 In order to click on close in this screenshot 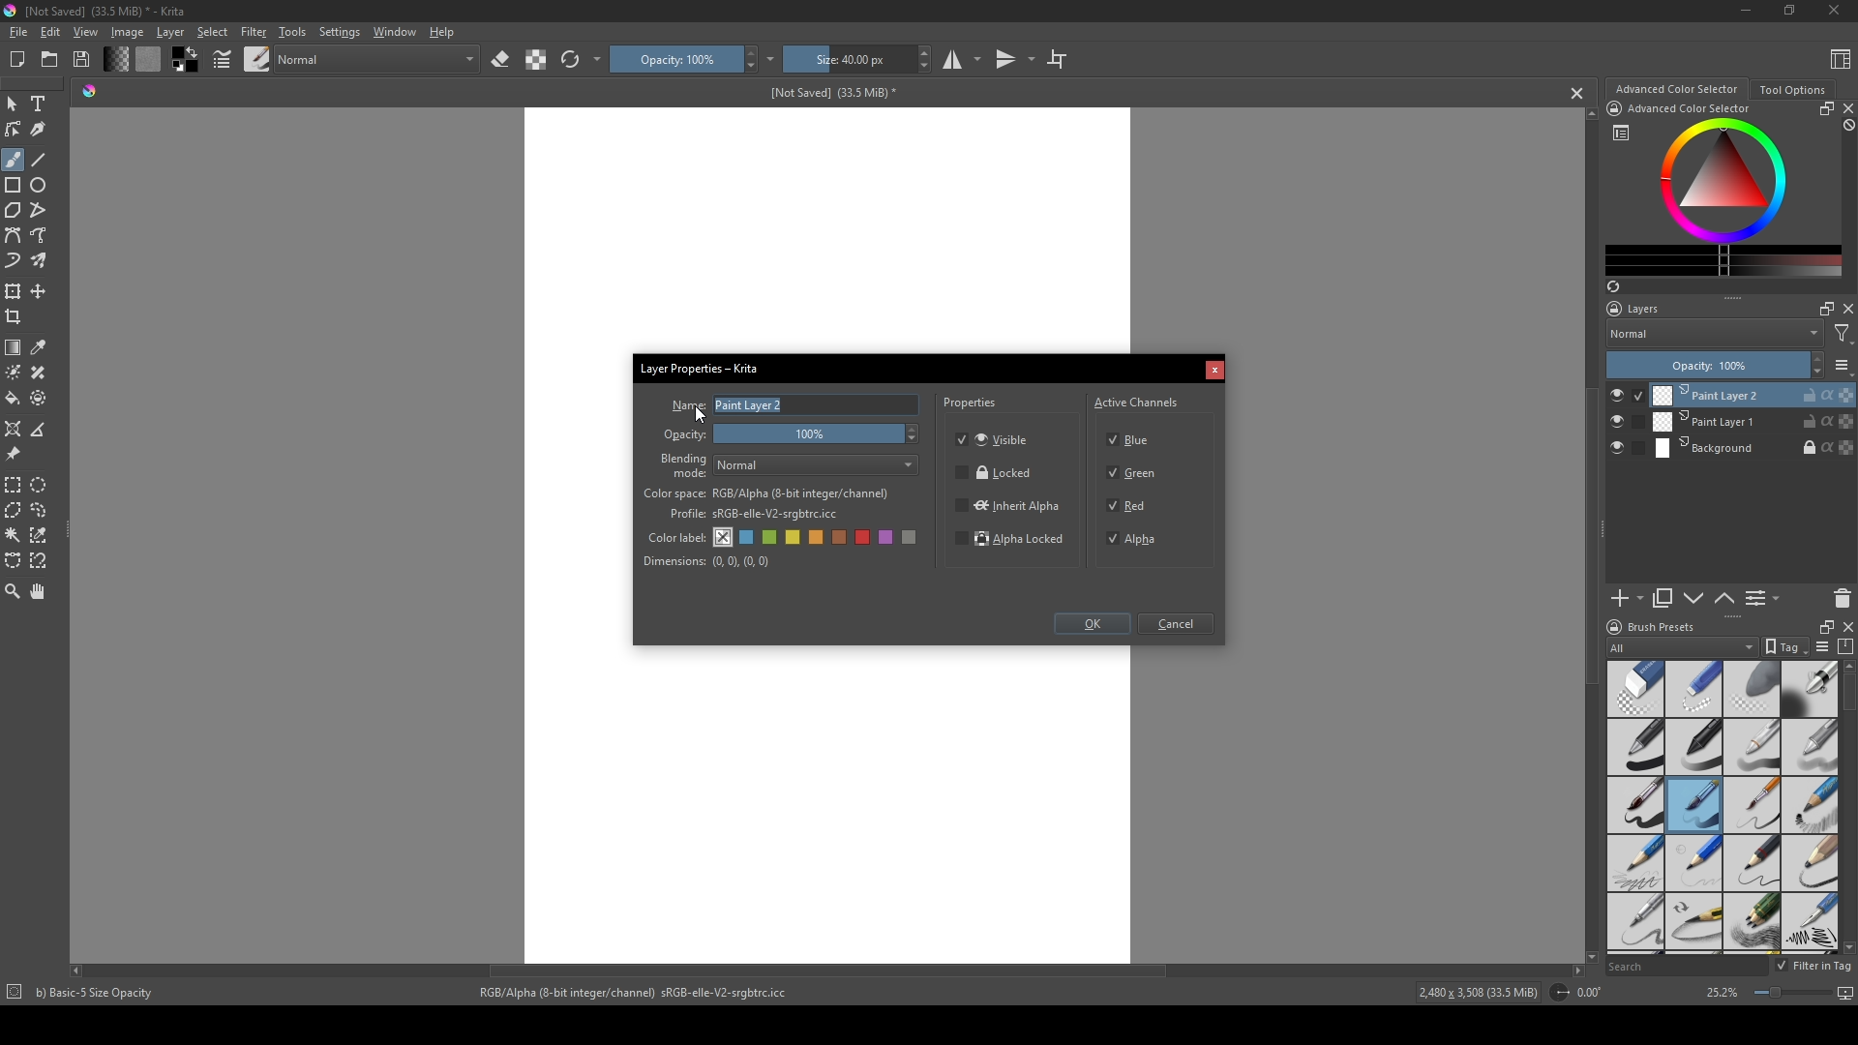, I will do `click(1846, 626)`.